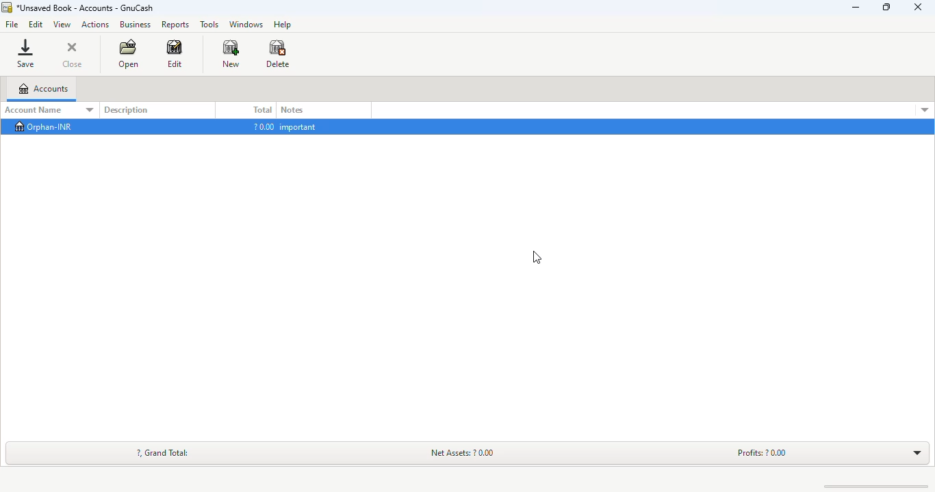 This screenshot has width=935, height=492. I want to click on open, so click(129, 54).